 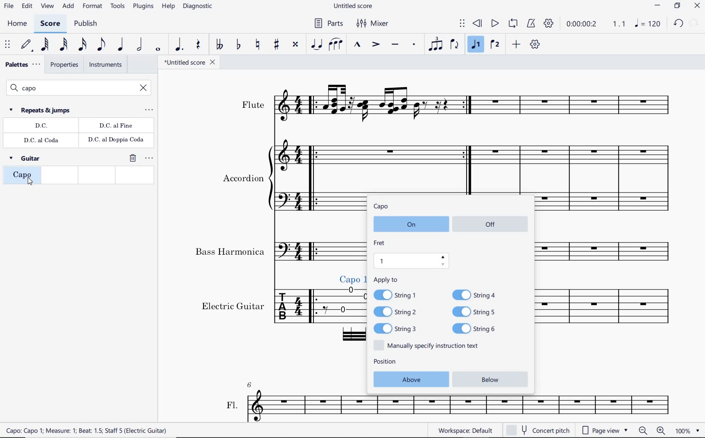 I want to click on Instrument: Bass Harmonica, so click(x=609, y=253).